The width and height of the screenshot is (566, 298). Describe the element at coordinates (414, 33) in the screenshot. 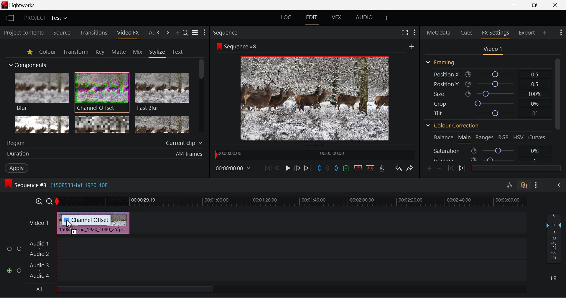

I see `Show Settings` at that location.